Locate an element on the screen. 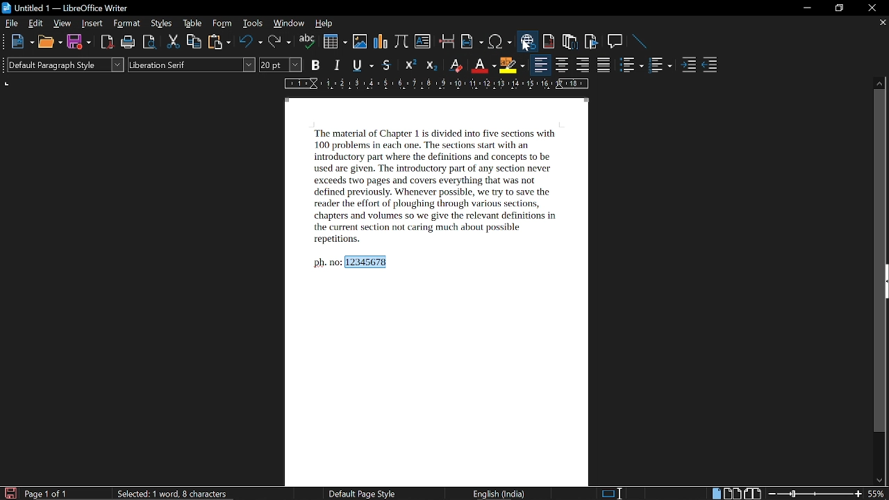 The image size is (889, 500). open is located at coordinates (50, 42).